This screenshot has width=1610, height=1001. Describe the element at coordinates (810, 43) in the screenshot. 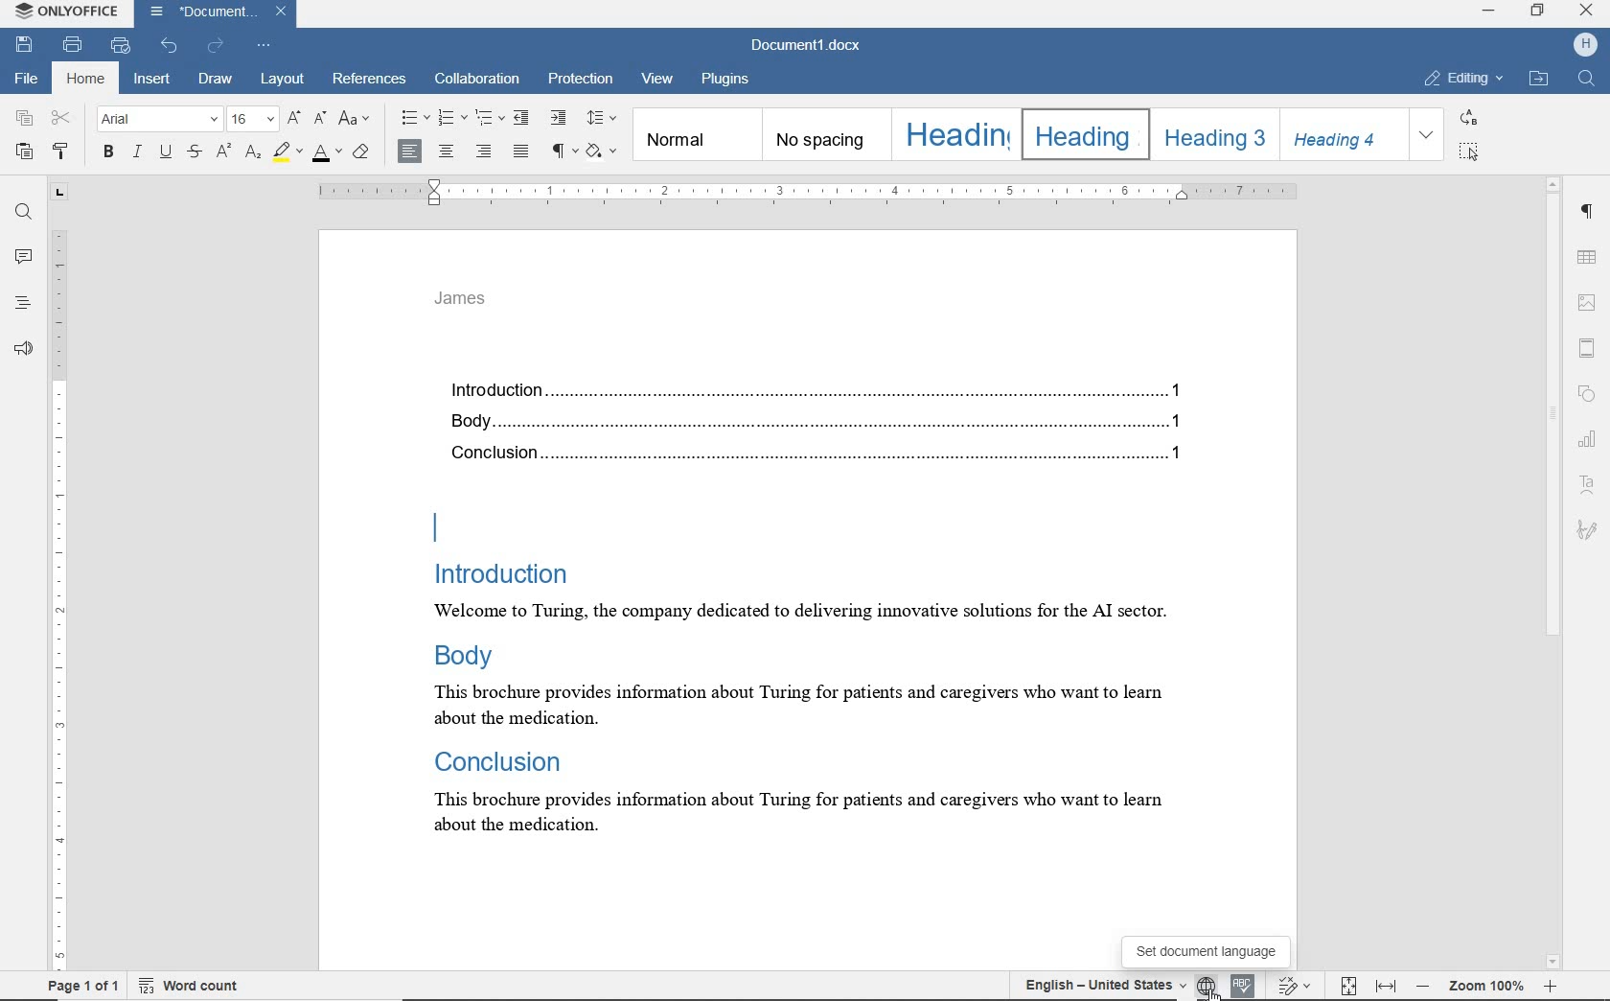

I see `document name` at that location.